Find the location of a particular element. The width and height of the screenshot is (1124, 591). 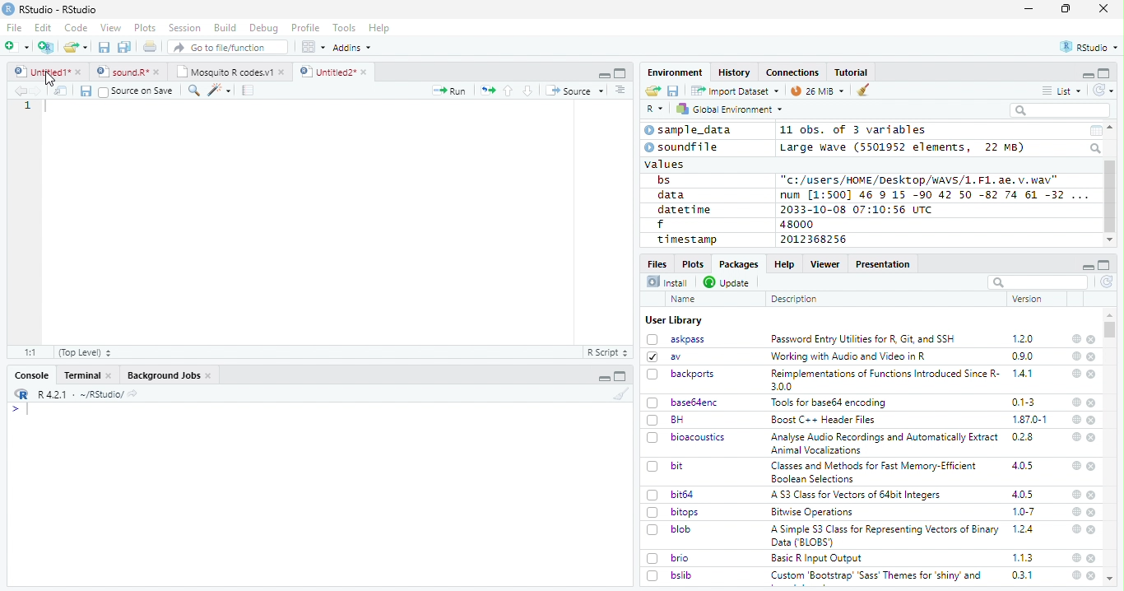

bit64 is located at coordinates (671, 495).